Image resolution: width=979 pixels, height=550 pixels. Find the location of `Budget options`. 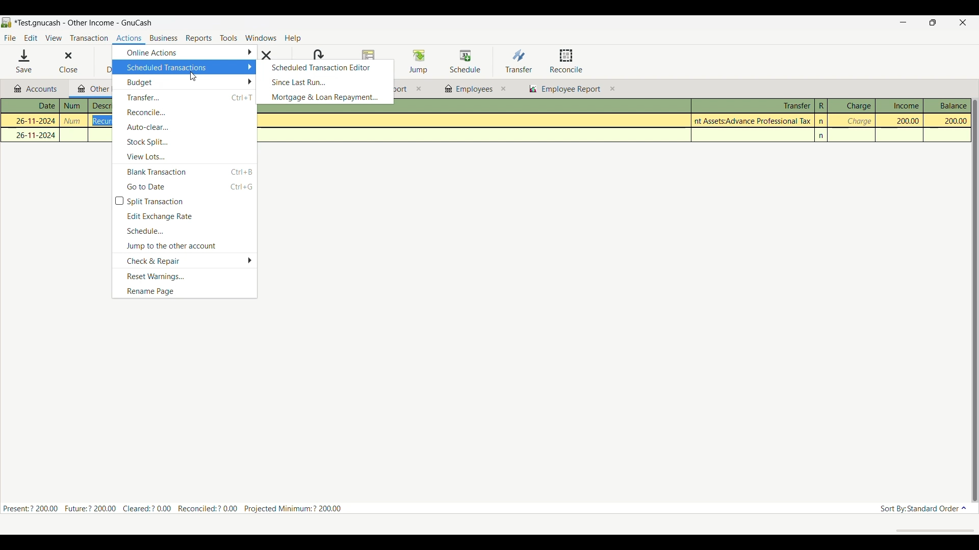

Budget options is located at coordinates (184, 82).